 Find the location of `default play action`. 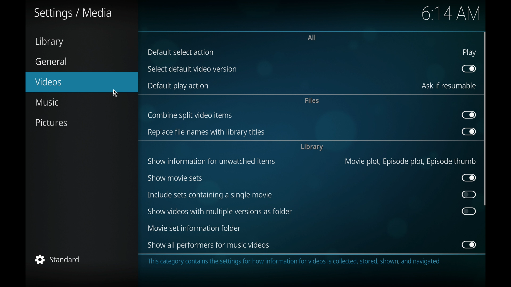

default play action is located at coordinates (179, 86).